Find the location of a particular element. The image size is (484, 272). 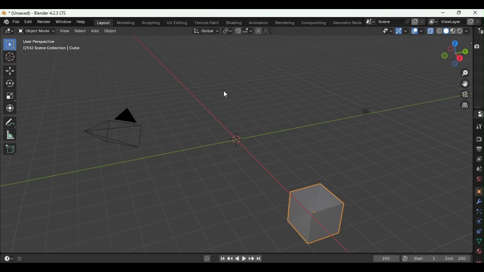

Proportional editing objects is located at coordinates (257, 31).